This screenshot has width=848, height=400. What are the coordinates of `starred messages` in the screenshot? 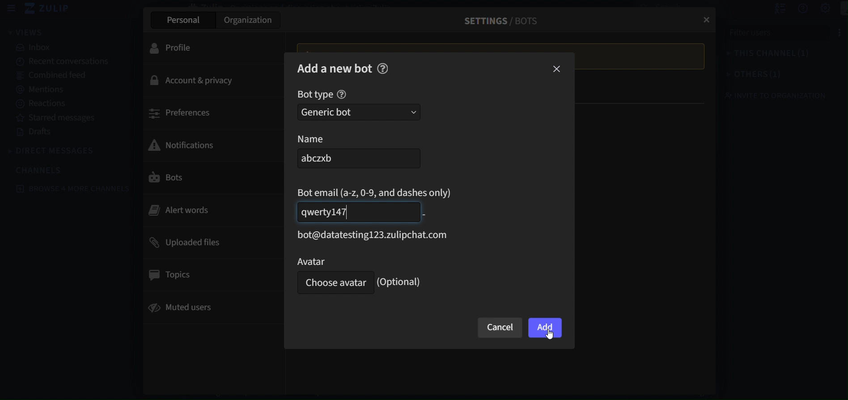 It's located at (61, 117).